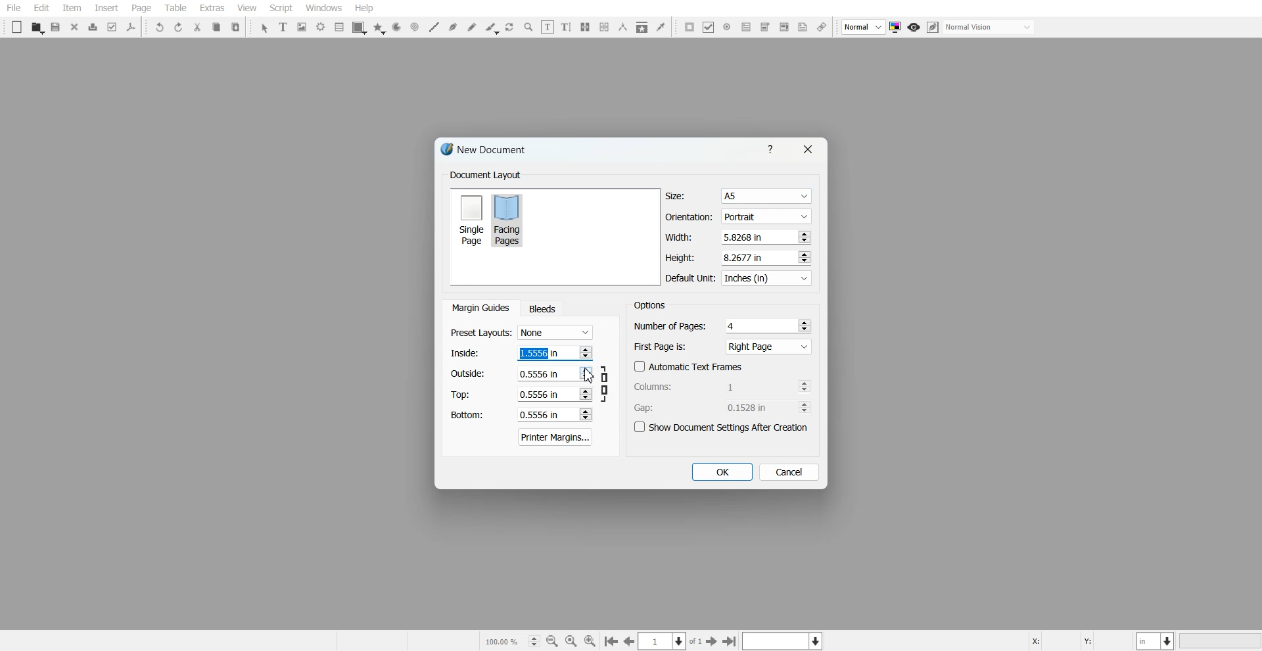 The height and width of the screenshot is (651, 1262). Describe the element at coordinates (37, 28) in the screenshot. I see `Open` at that location.